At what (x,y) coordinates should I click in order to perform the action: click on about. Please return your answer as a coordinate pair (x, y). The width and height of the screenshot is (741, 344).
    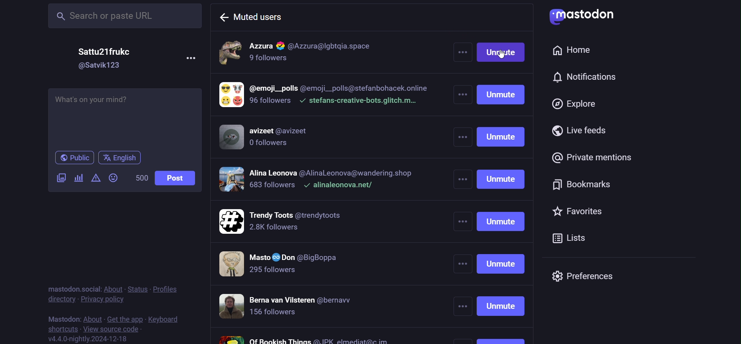
    Looking at the image, I should click on (92, 318).